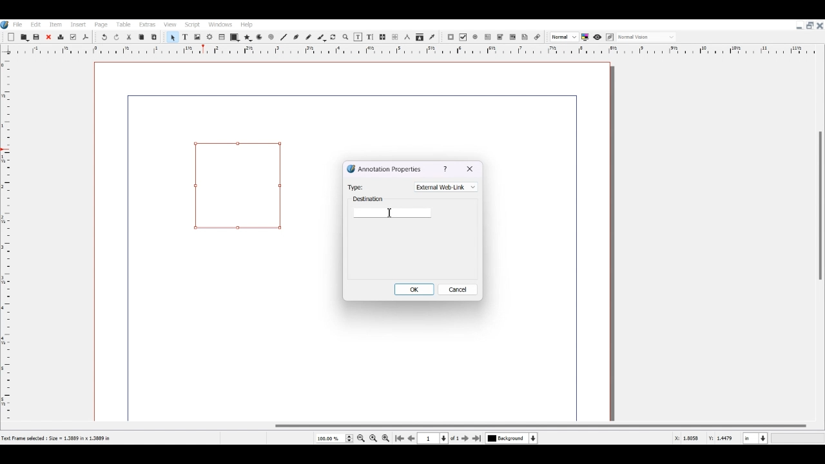 The image size is (825, 464). I want to click on External Web Link, so click(446, 187).